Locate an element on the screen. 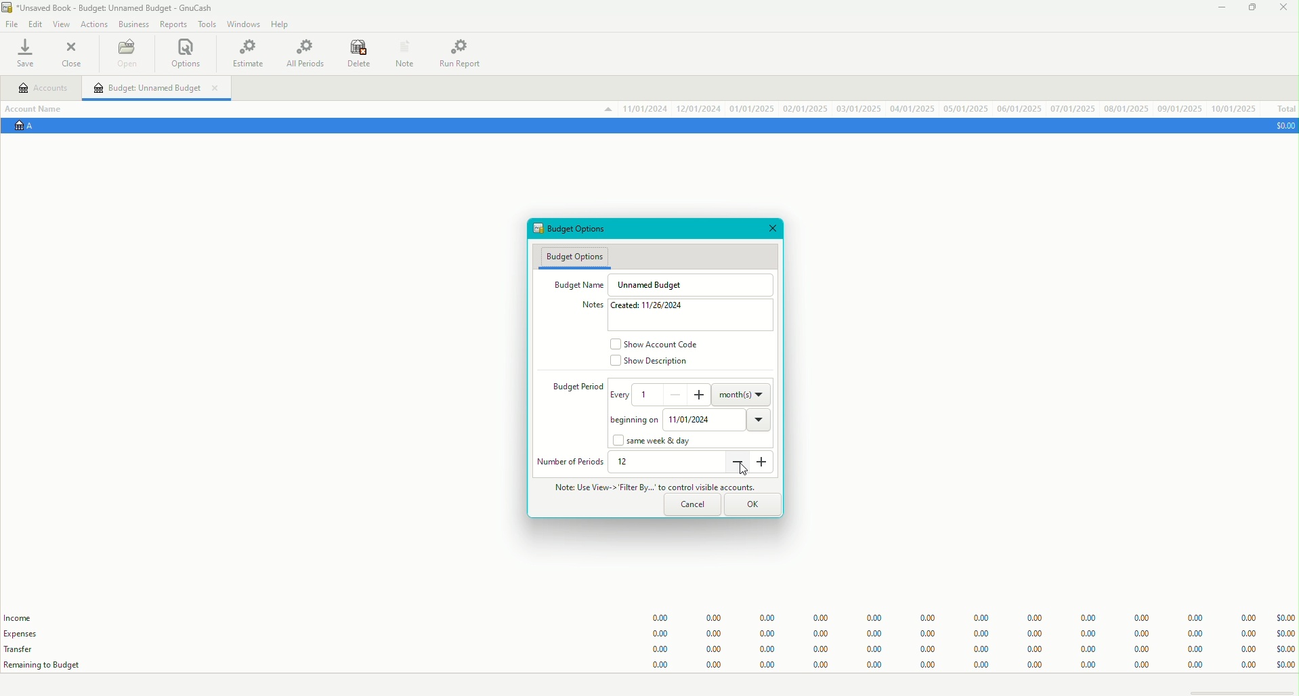  Transfer is located at coordinates (26, 649).